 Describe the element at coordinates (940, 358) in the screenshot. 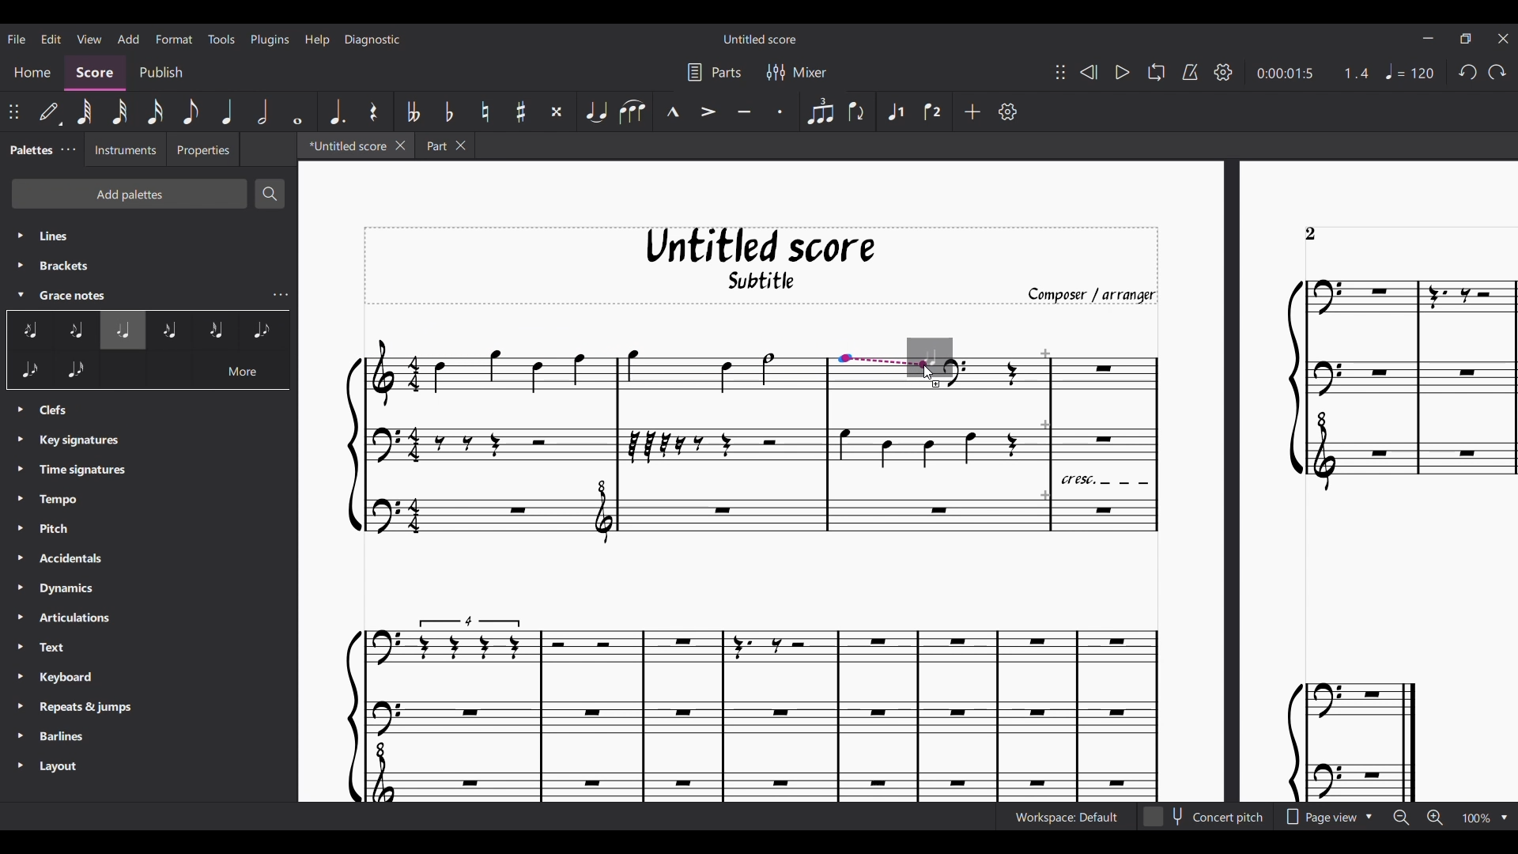

I see `Indicates selected grace note` at that location.